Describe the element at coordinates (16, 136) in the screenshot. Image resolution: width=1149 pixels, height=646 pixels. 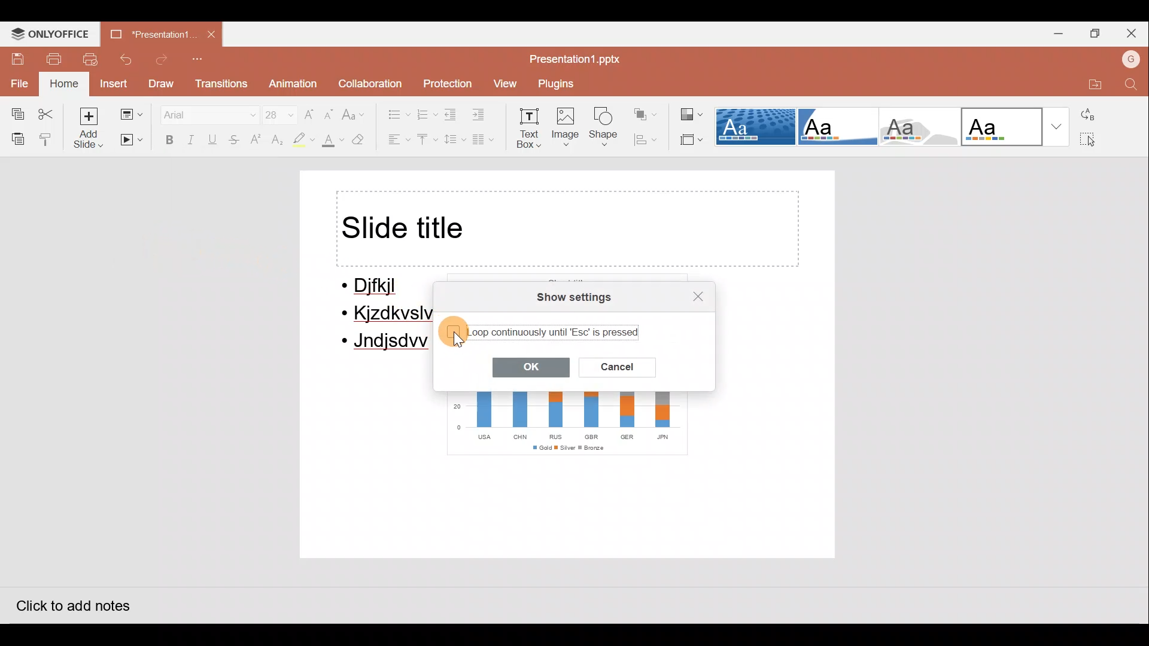
I see `Paste` at that location.